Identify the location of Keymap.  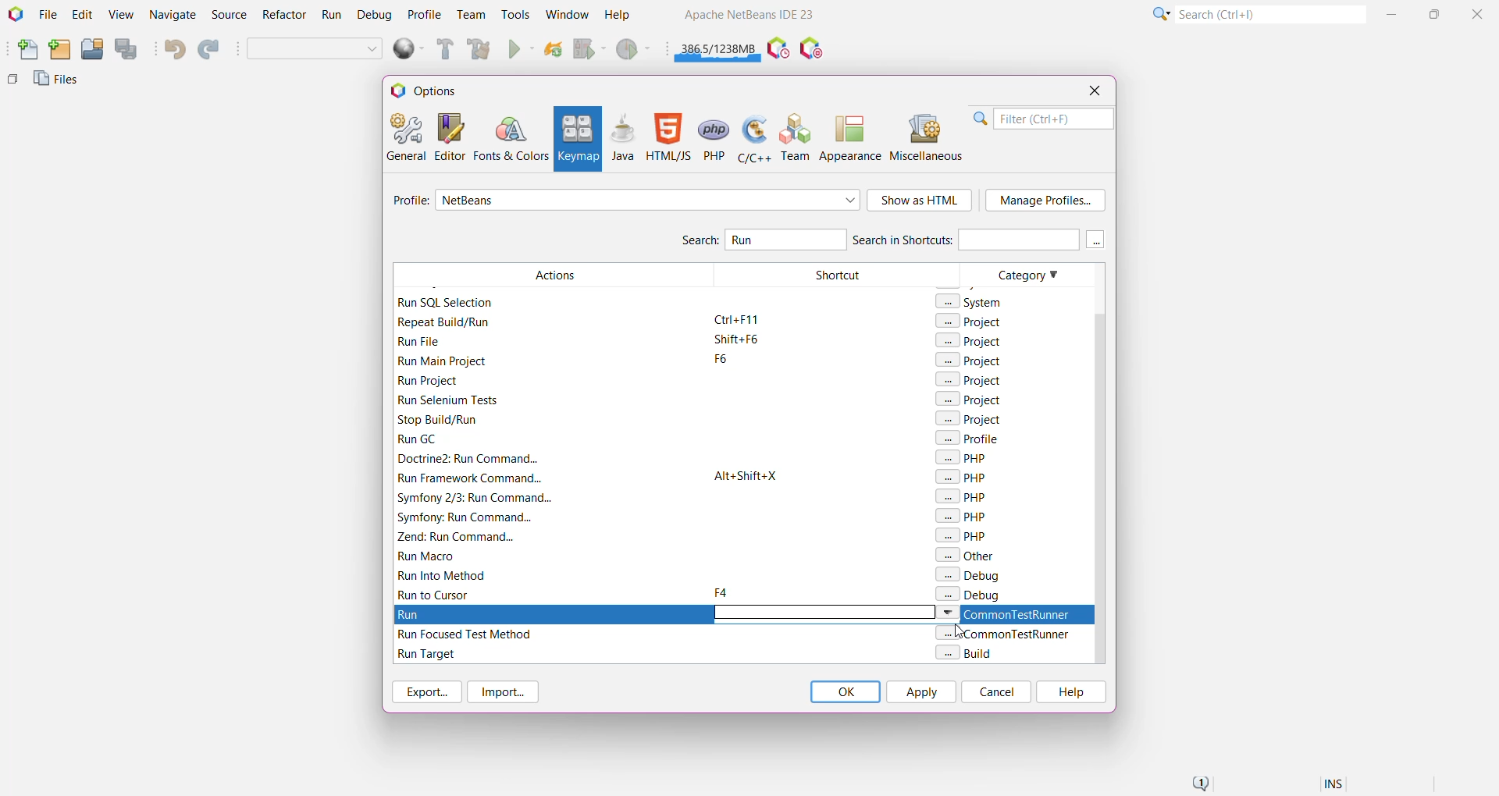
(576, 139).